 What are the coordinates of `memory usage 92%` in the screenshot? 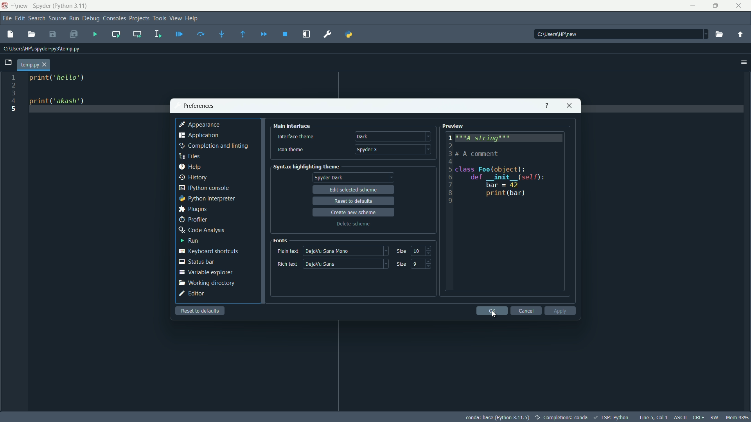 It's located at (737, 417).